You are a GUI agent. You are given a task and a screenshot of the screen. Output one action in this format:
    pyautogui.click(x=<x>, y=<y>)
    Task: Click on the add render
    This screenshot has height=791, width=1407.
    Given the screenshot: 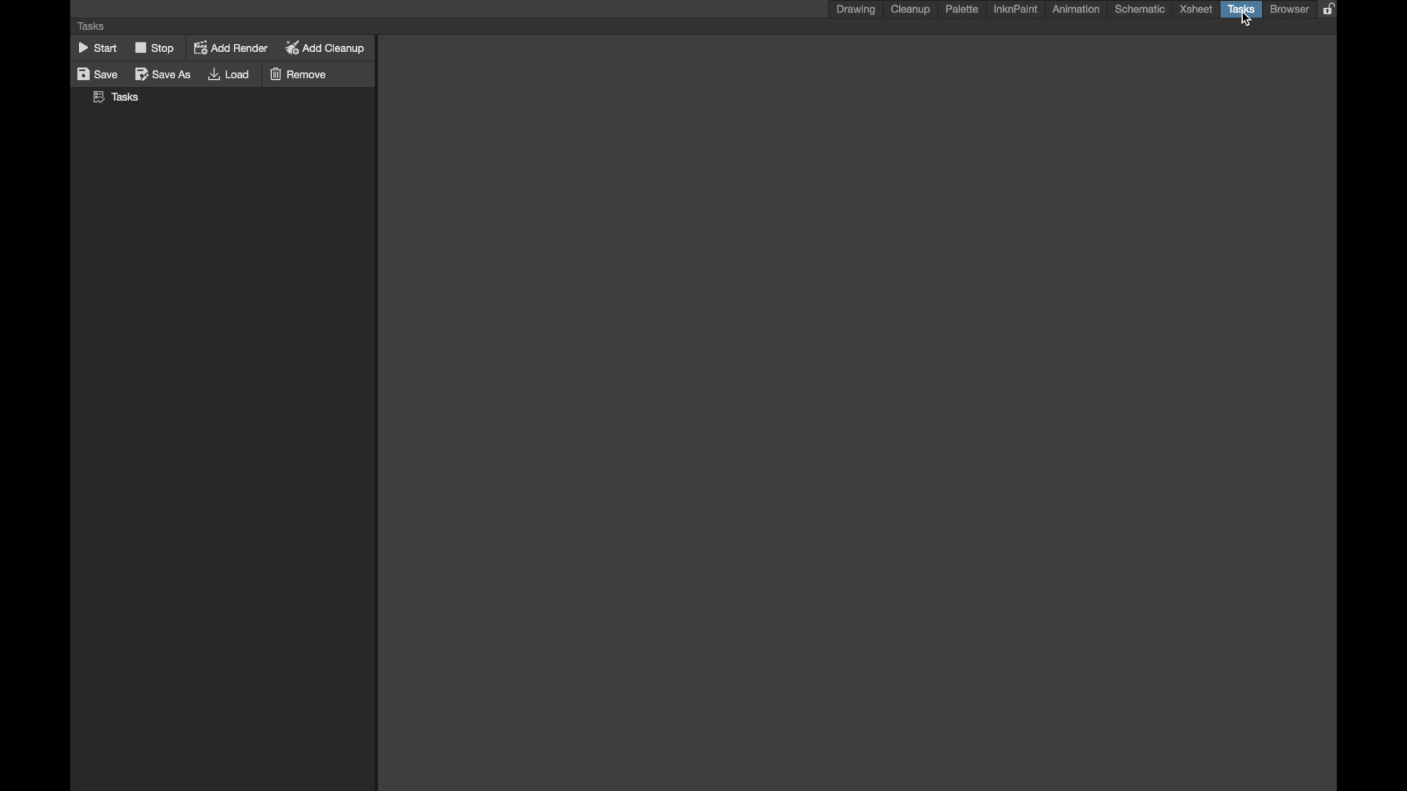 What is the action you would take?
    pyautogui.click(x=232, y=48)
    